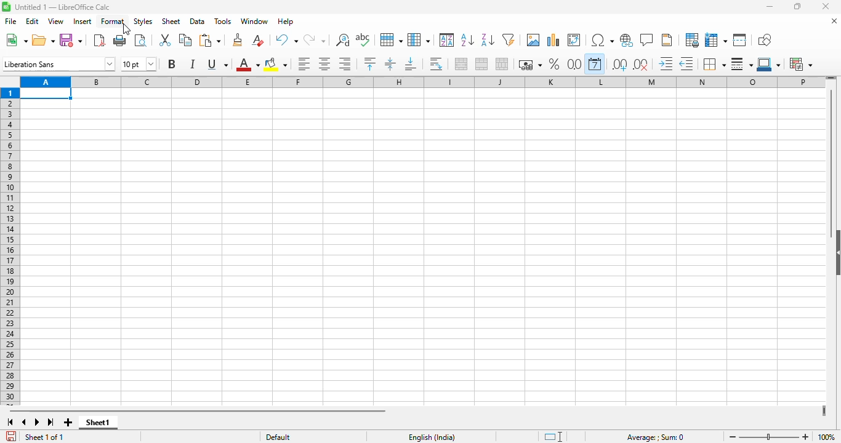  I want to click on insert hyperlink, so click(627, 40).